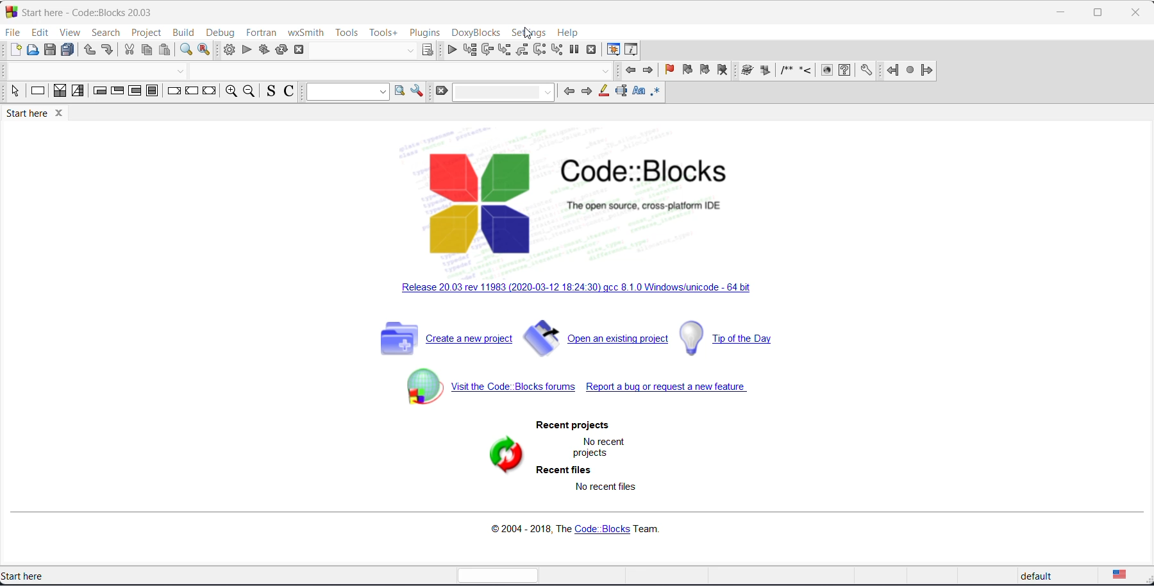  What do you see at coordinates (107, 33) in the screenshot?
I see `search` at bounding box center [107, 33].